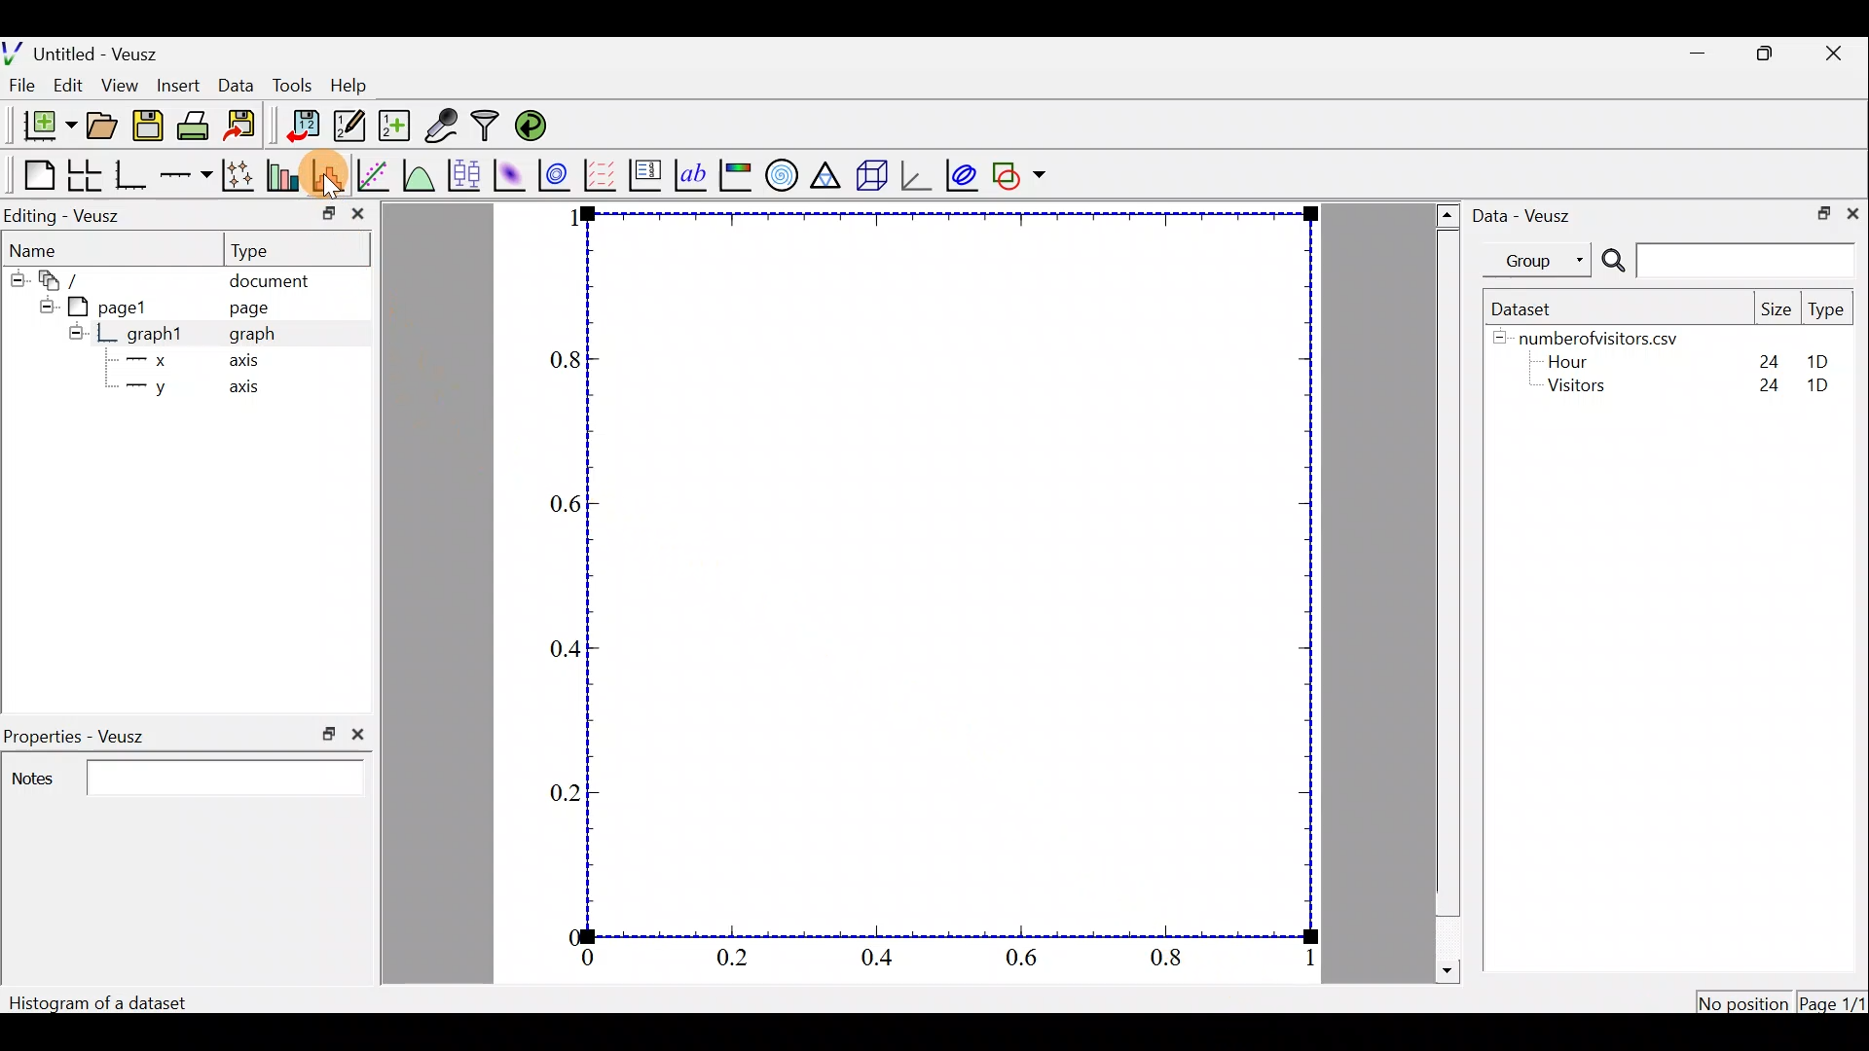  Describe the element at coordinates (1584, 389) in the screenshot. I see `Visitors` at that location.